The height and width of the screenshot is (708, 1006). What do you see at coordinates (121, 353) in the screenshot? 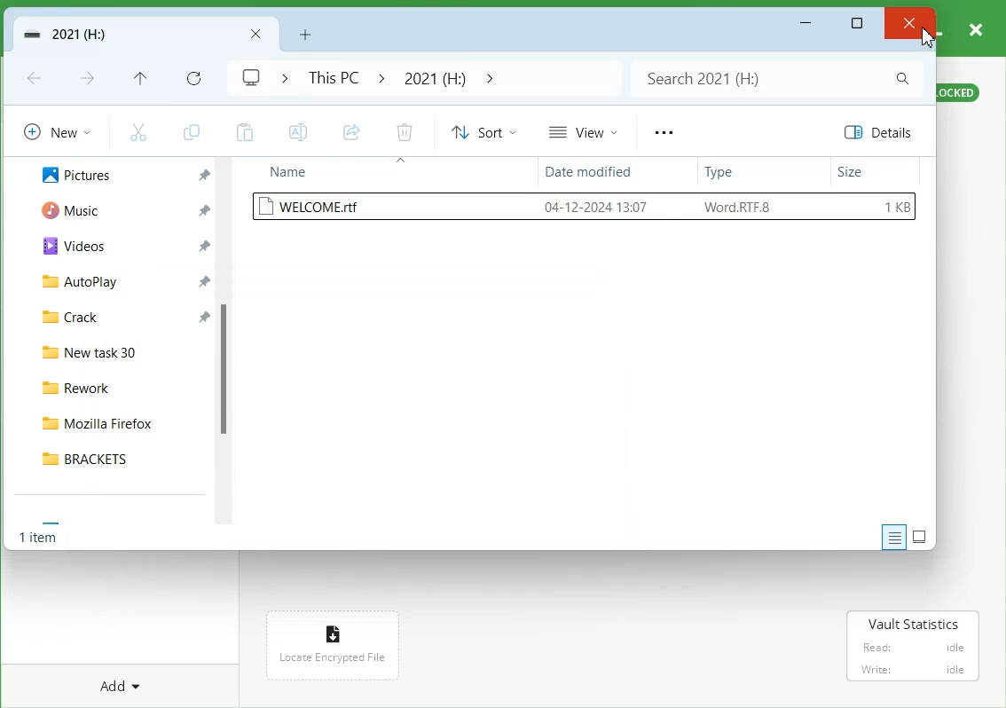
I see `New task 30` at bounding box center [121, 353].